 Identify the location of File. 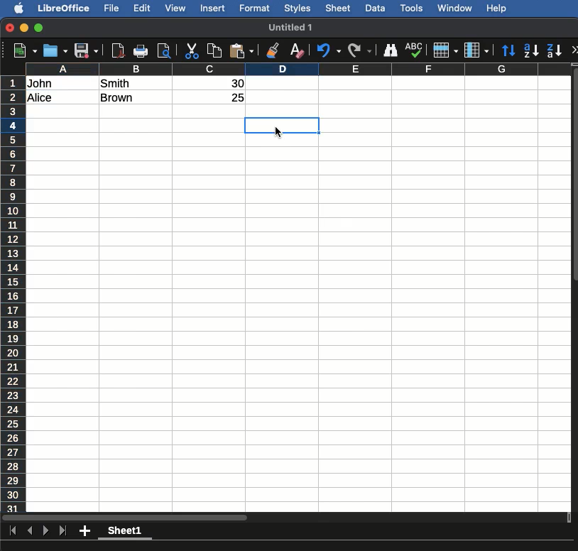
(112, 9).